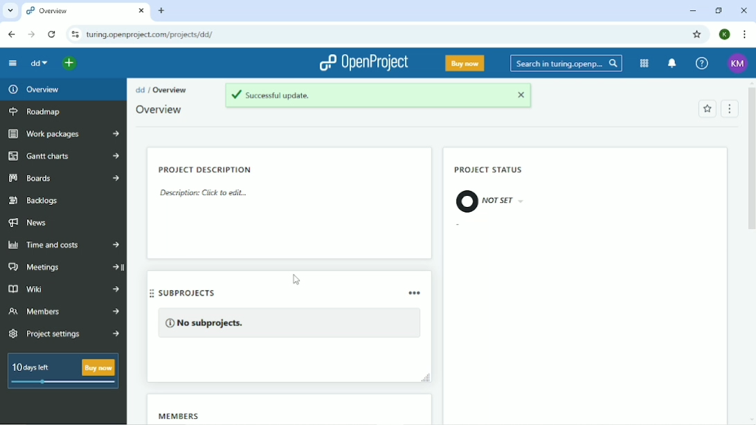 The height and width of the screenshot is (425, 756). I want to click on Roadmap, so click(38, 110).